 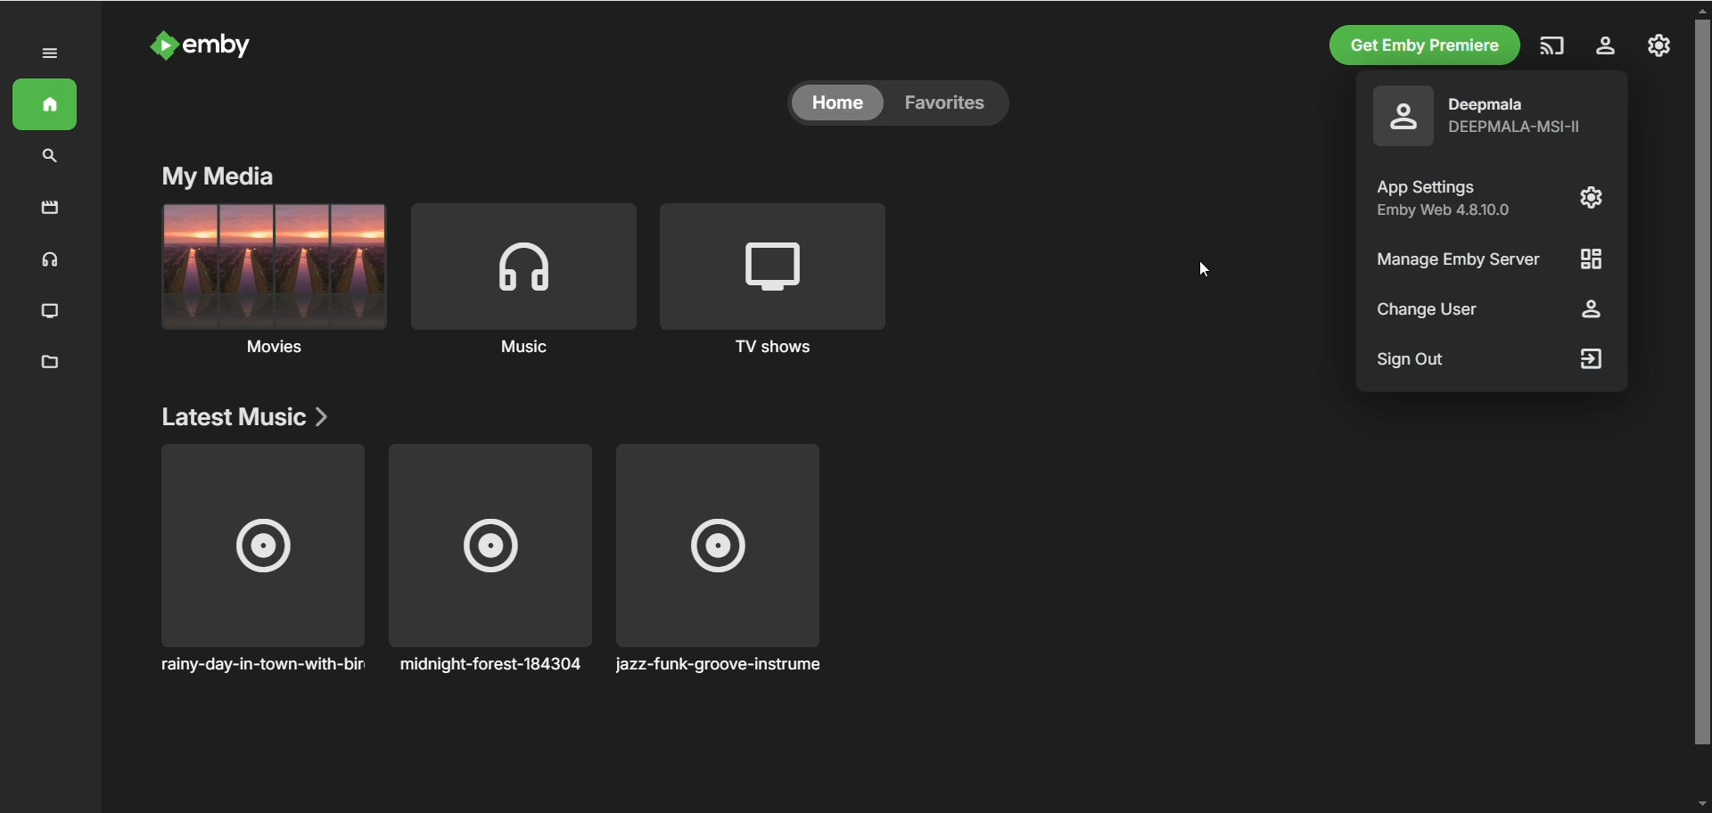 I want to click on jazz-funk-groove-instrument, so click(x=723, y=558).